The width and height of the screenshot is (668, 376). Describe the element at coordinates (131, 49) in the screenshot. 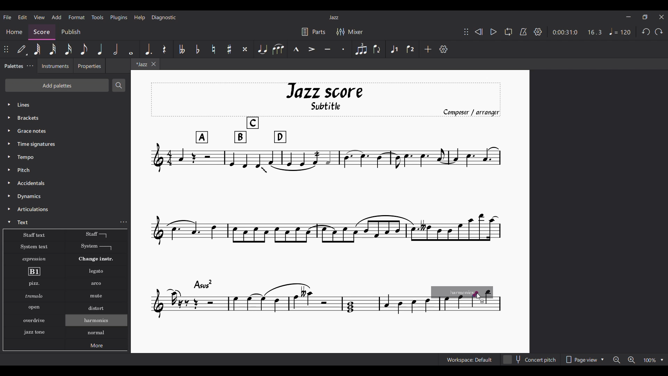

I see `Whole note` at that location.